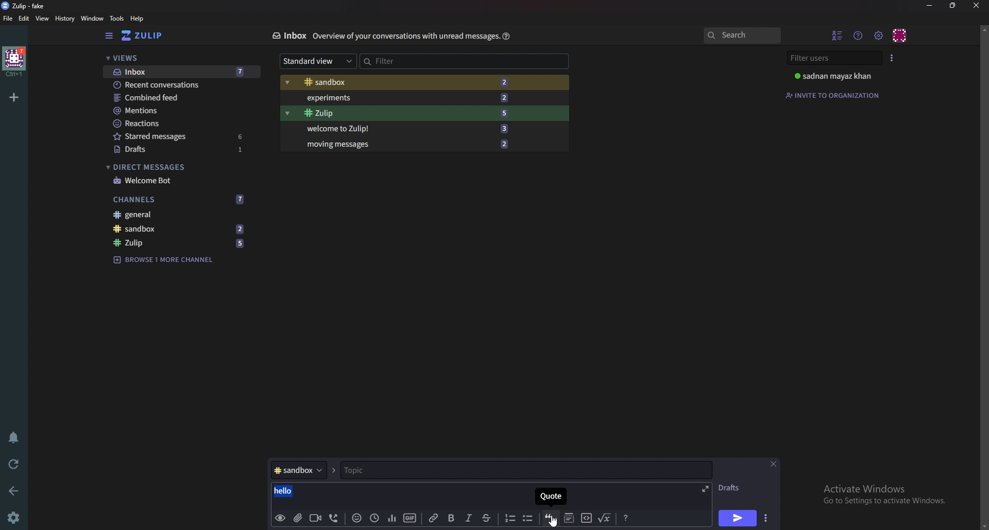 The image size is (989, 530). Describe the element at coordinates (507, 82) in the screenshot. I see `2 ` at that location.